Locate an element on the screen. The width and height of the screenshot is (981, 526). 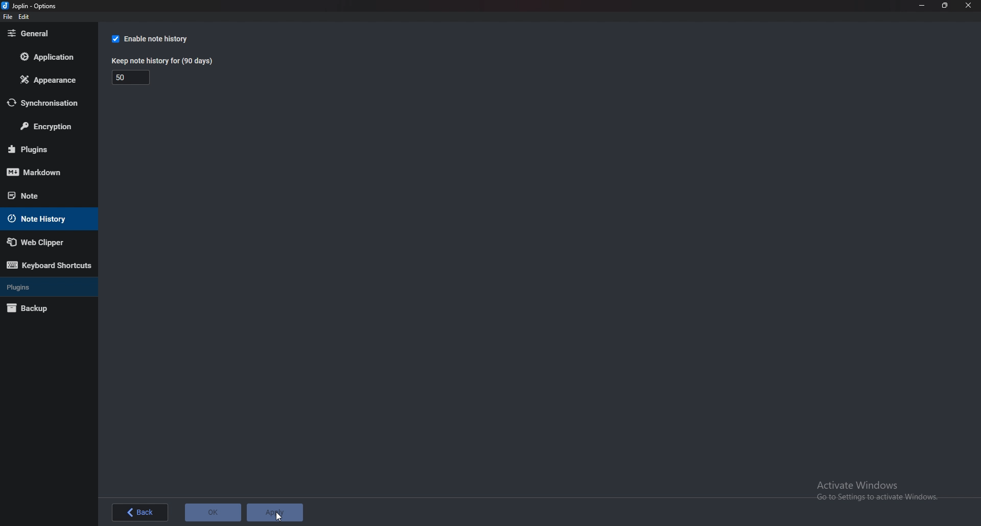
Back up is located at coordinates (41, 309).